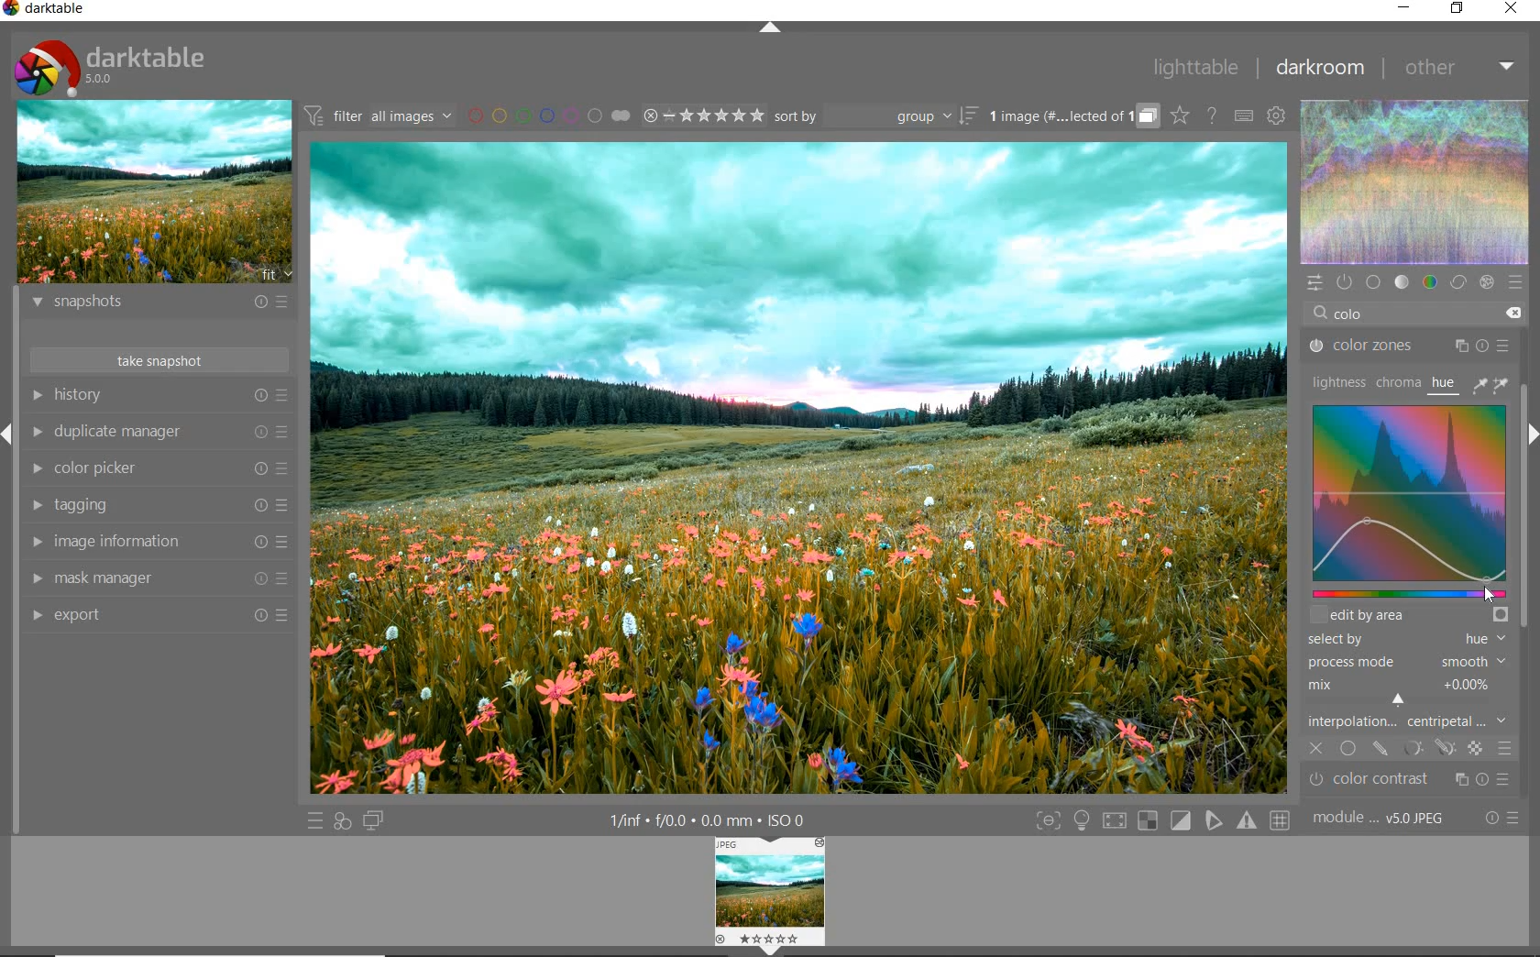  I want to click on Image preview, so click(771, 895).